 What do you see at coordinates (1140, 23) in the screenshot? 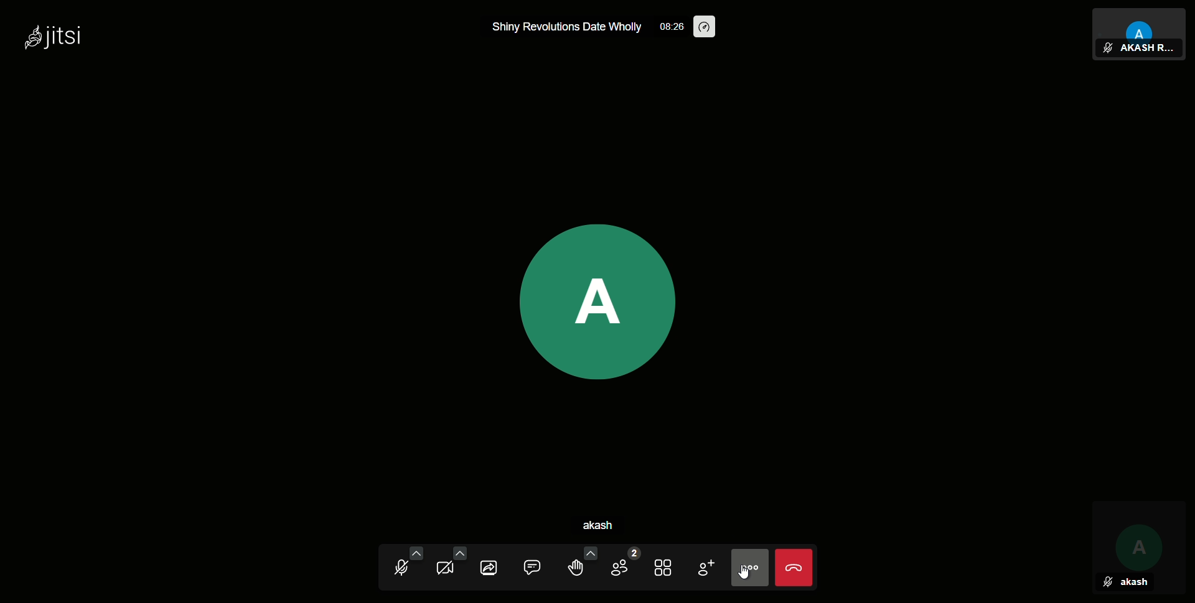
I see `participant` at bounding box center [1140, 23].